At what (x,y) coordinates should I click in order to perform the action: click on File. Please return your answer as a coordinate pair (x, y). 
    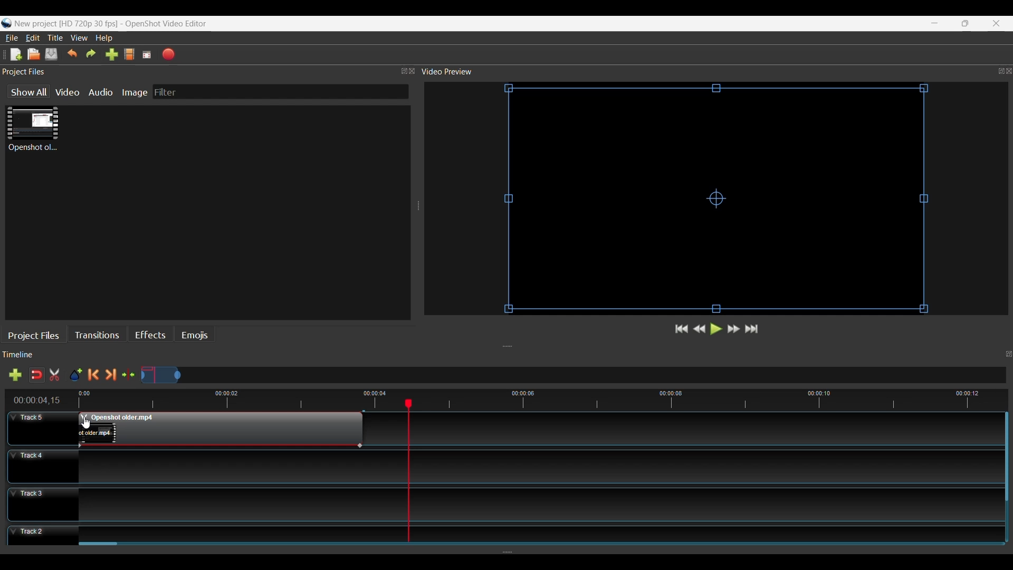
    Looking at the image, I should click on (12, 37).